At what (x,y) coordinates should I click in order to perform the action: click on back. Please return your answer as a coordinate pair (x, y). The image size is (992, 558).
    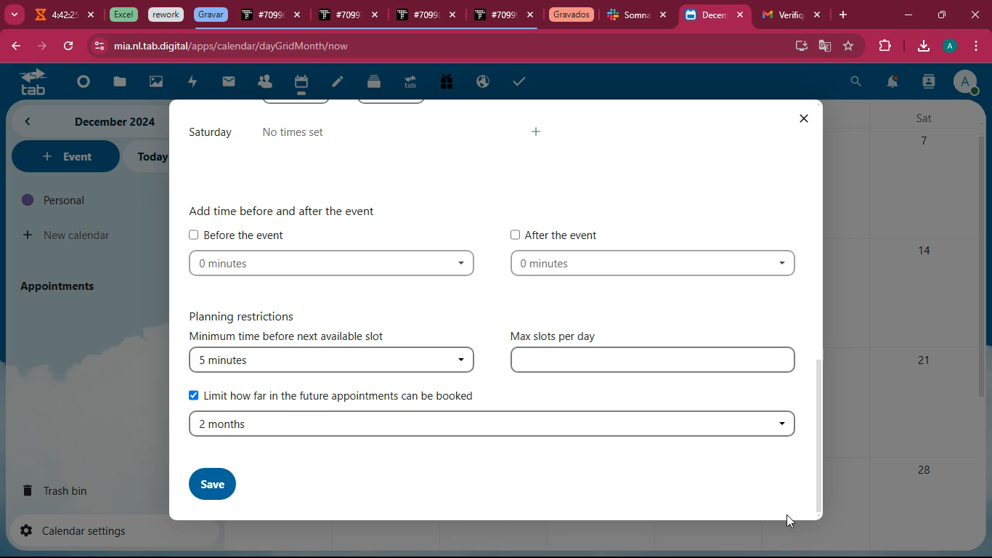
    Looking at the image, I should click on (15, 47).